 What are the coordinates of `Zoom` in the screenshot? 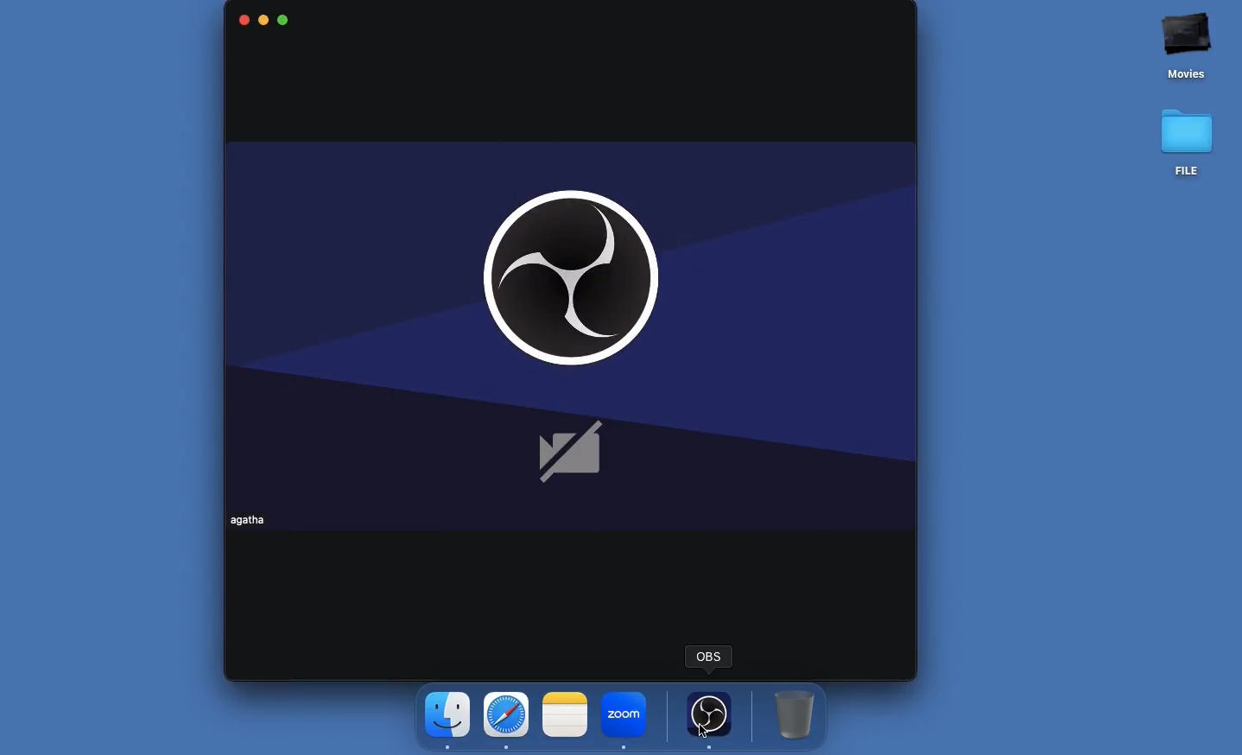 It's located at (624, 717).